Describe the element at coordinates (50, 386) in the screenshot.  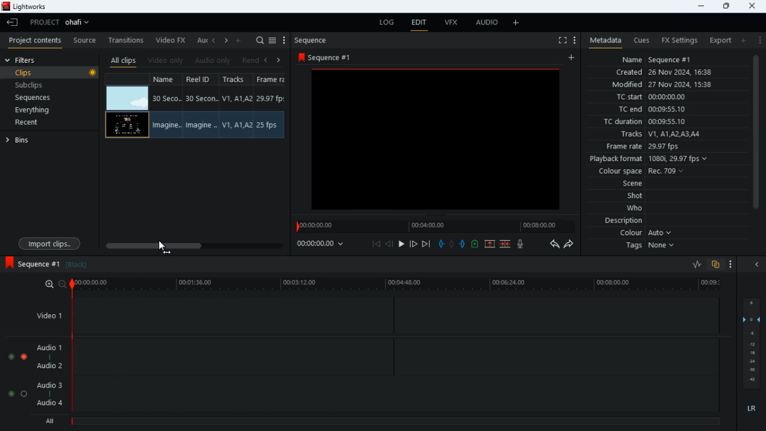
I see `audio 3` at that location.